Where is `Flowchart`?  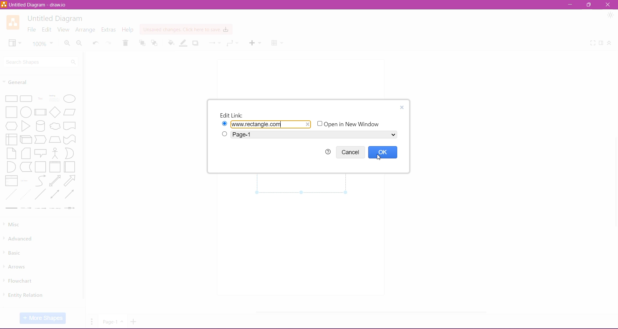
Flowchart is located at coordinates (20, 281).